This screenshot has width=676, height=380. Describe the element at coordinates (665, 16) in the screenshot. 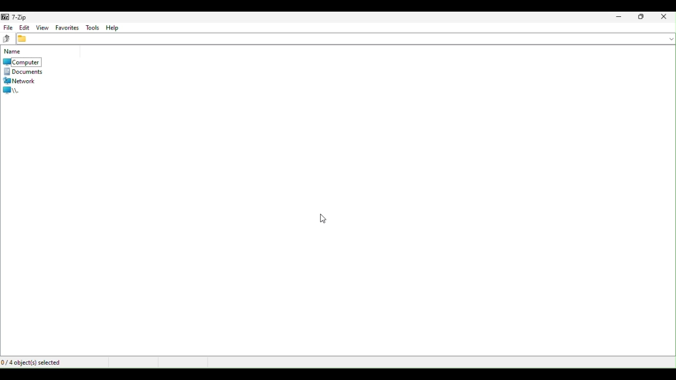

I see `Close` at that location.